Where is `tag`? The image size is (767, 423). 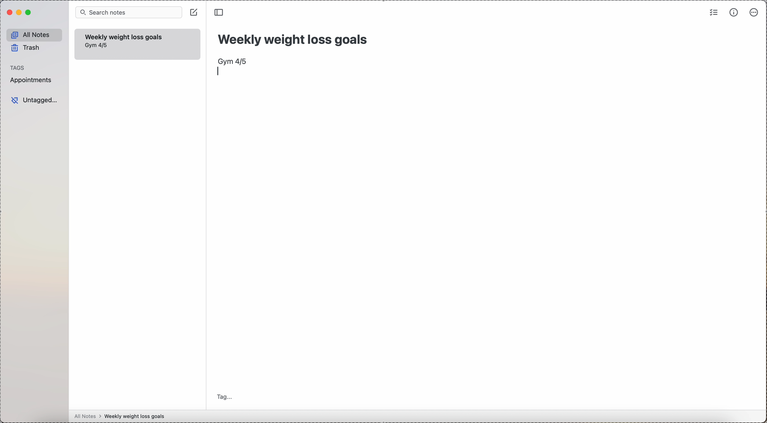 tag is located at coordinates (227, 396).